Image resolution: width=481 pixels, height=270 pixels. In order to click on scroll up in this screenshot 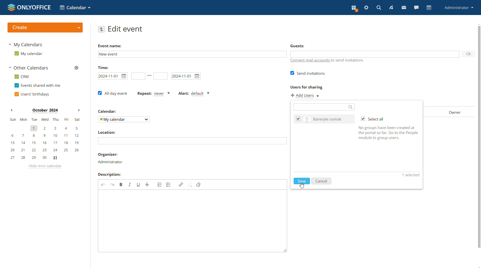, I will do `click(479, 24)`.